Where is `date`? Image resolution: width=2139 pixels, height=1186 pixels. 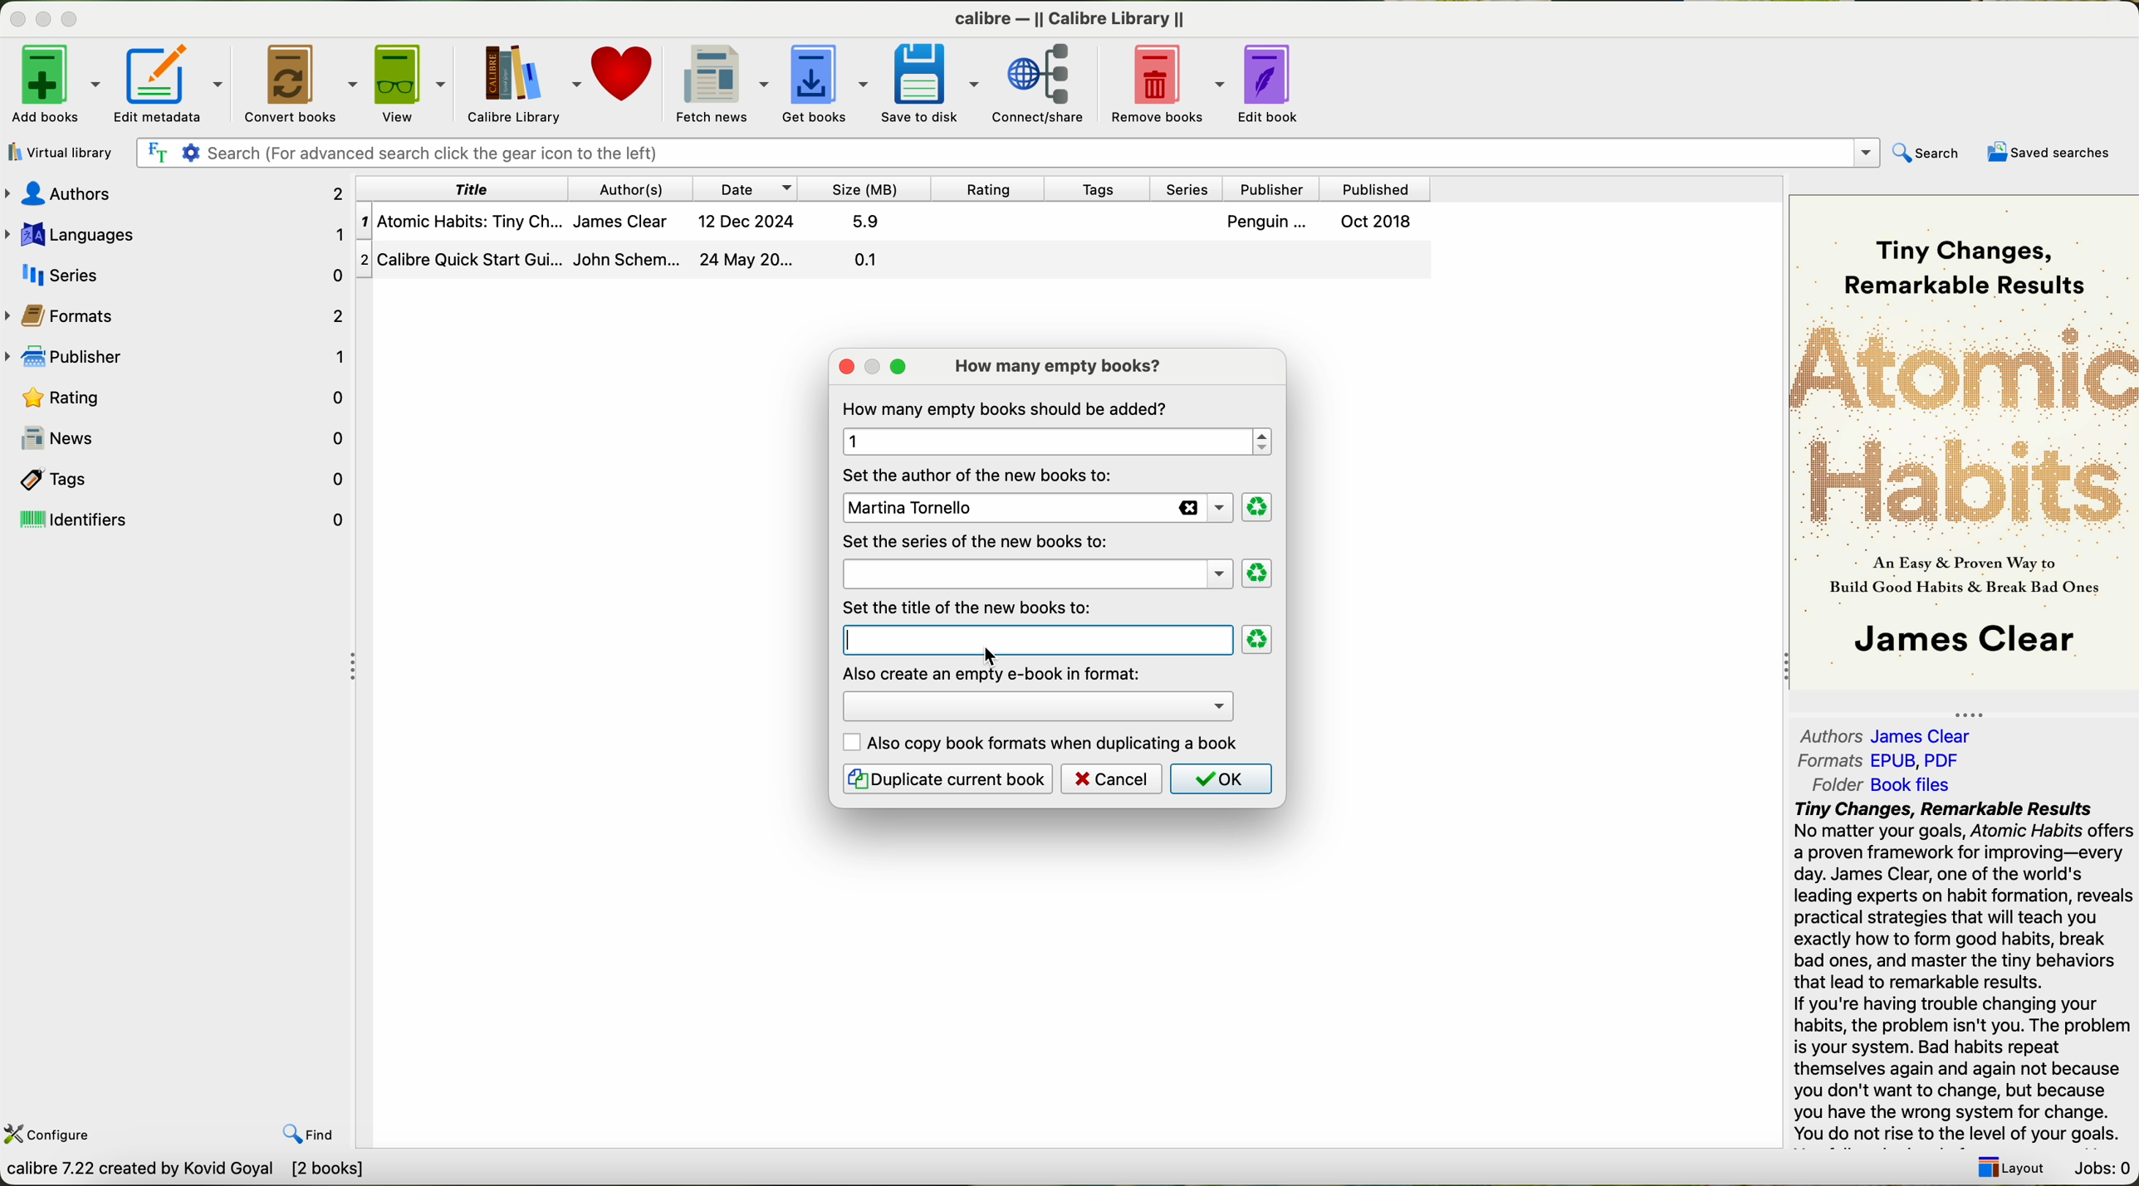 date is located at coordinates (748, 188).